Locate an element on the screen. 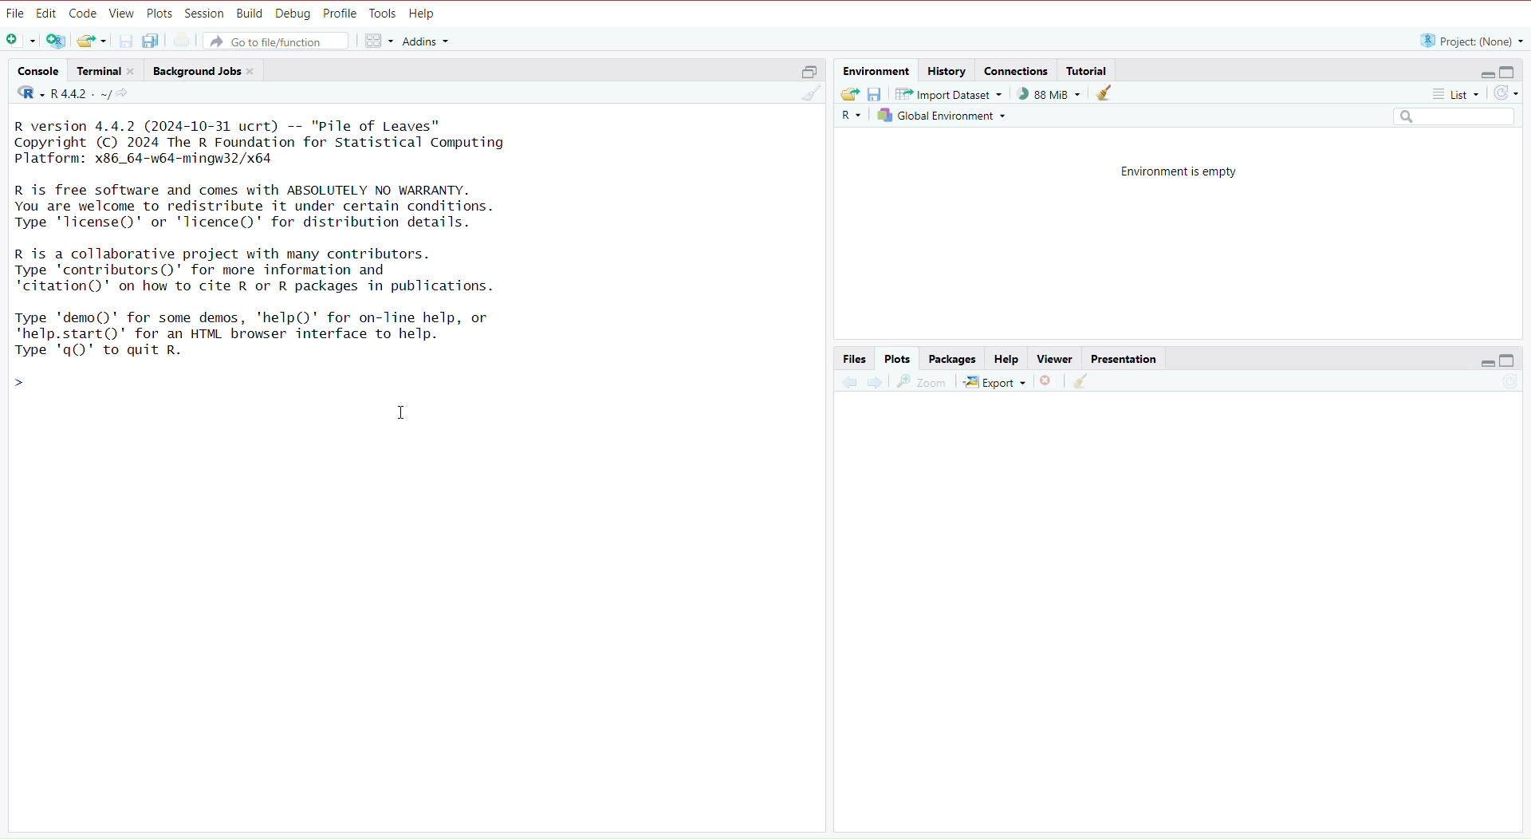 Image resolution: width=1531 pixels, height=839 pixels. console is located at coordinates (37, 71).